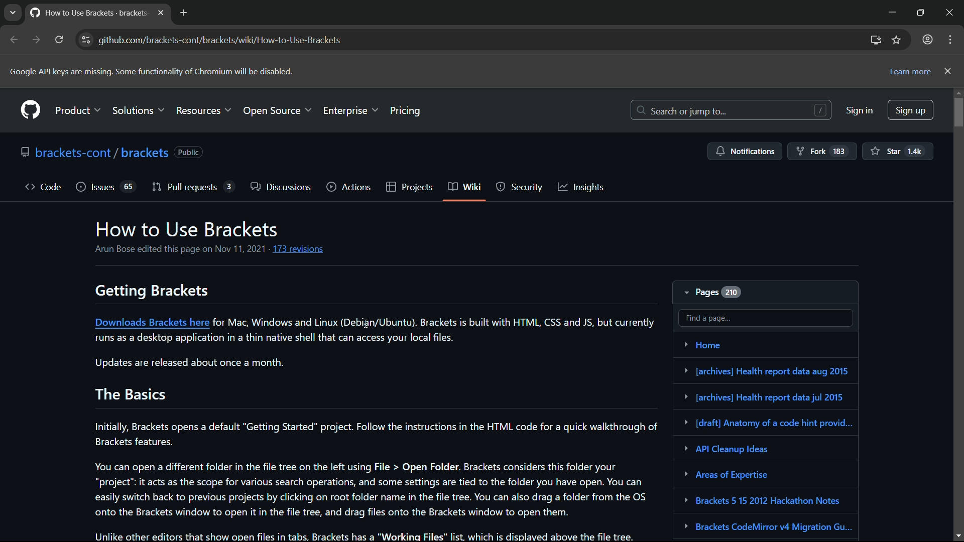 This screenshot has width=964, height=542. What do you see at coordinates (220, 40) in the screenshot?
I see `github.com/brackets-cont/brackets/wiki/How-to-Use-Brackets` at bounding box center [220, 40].